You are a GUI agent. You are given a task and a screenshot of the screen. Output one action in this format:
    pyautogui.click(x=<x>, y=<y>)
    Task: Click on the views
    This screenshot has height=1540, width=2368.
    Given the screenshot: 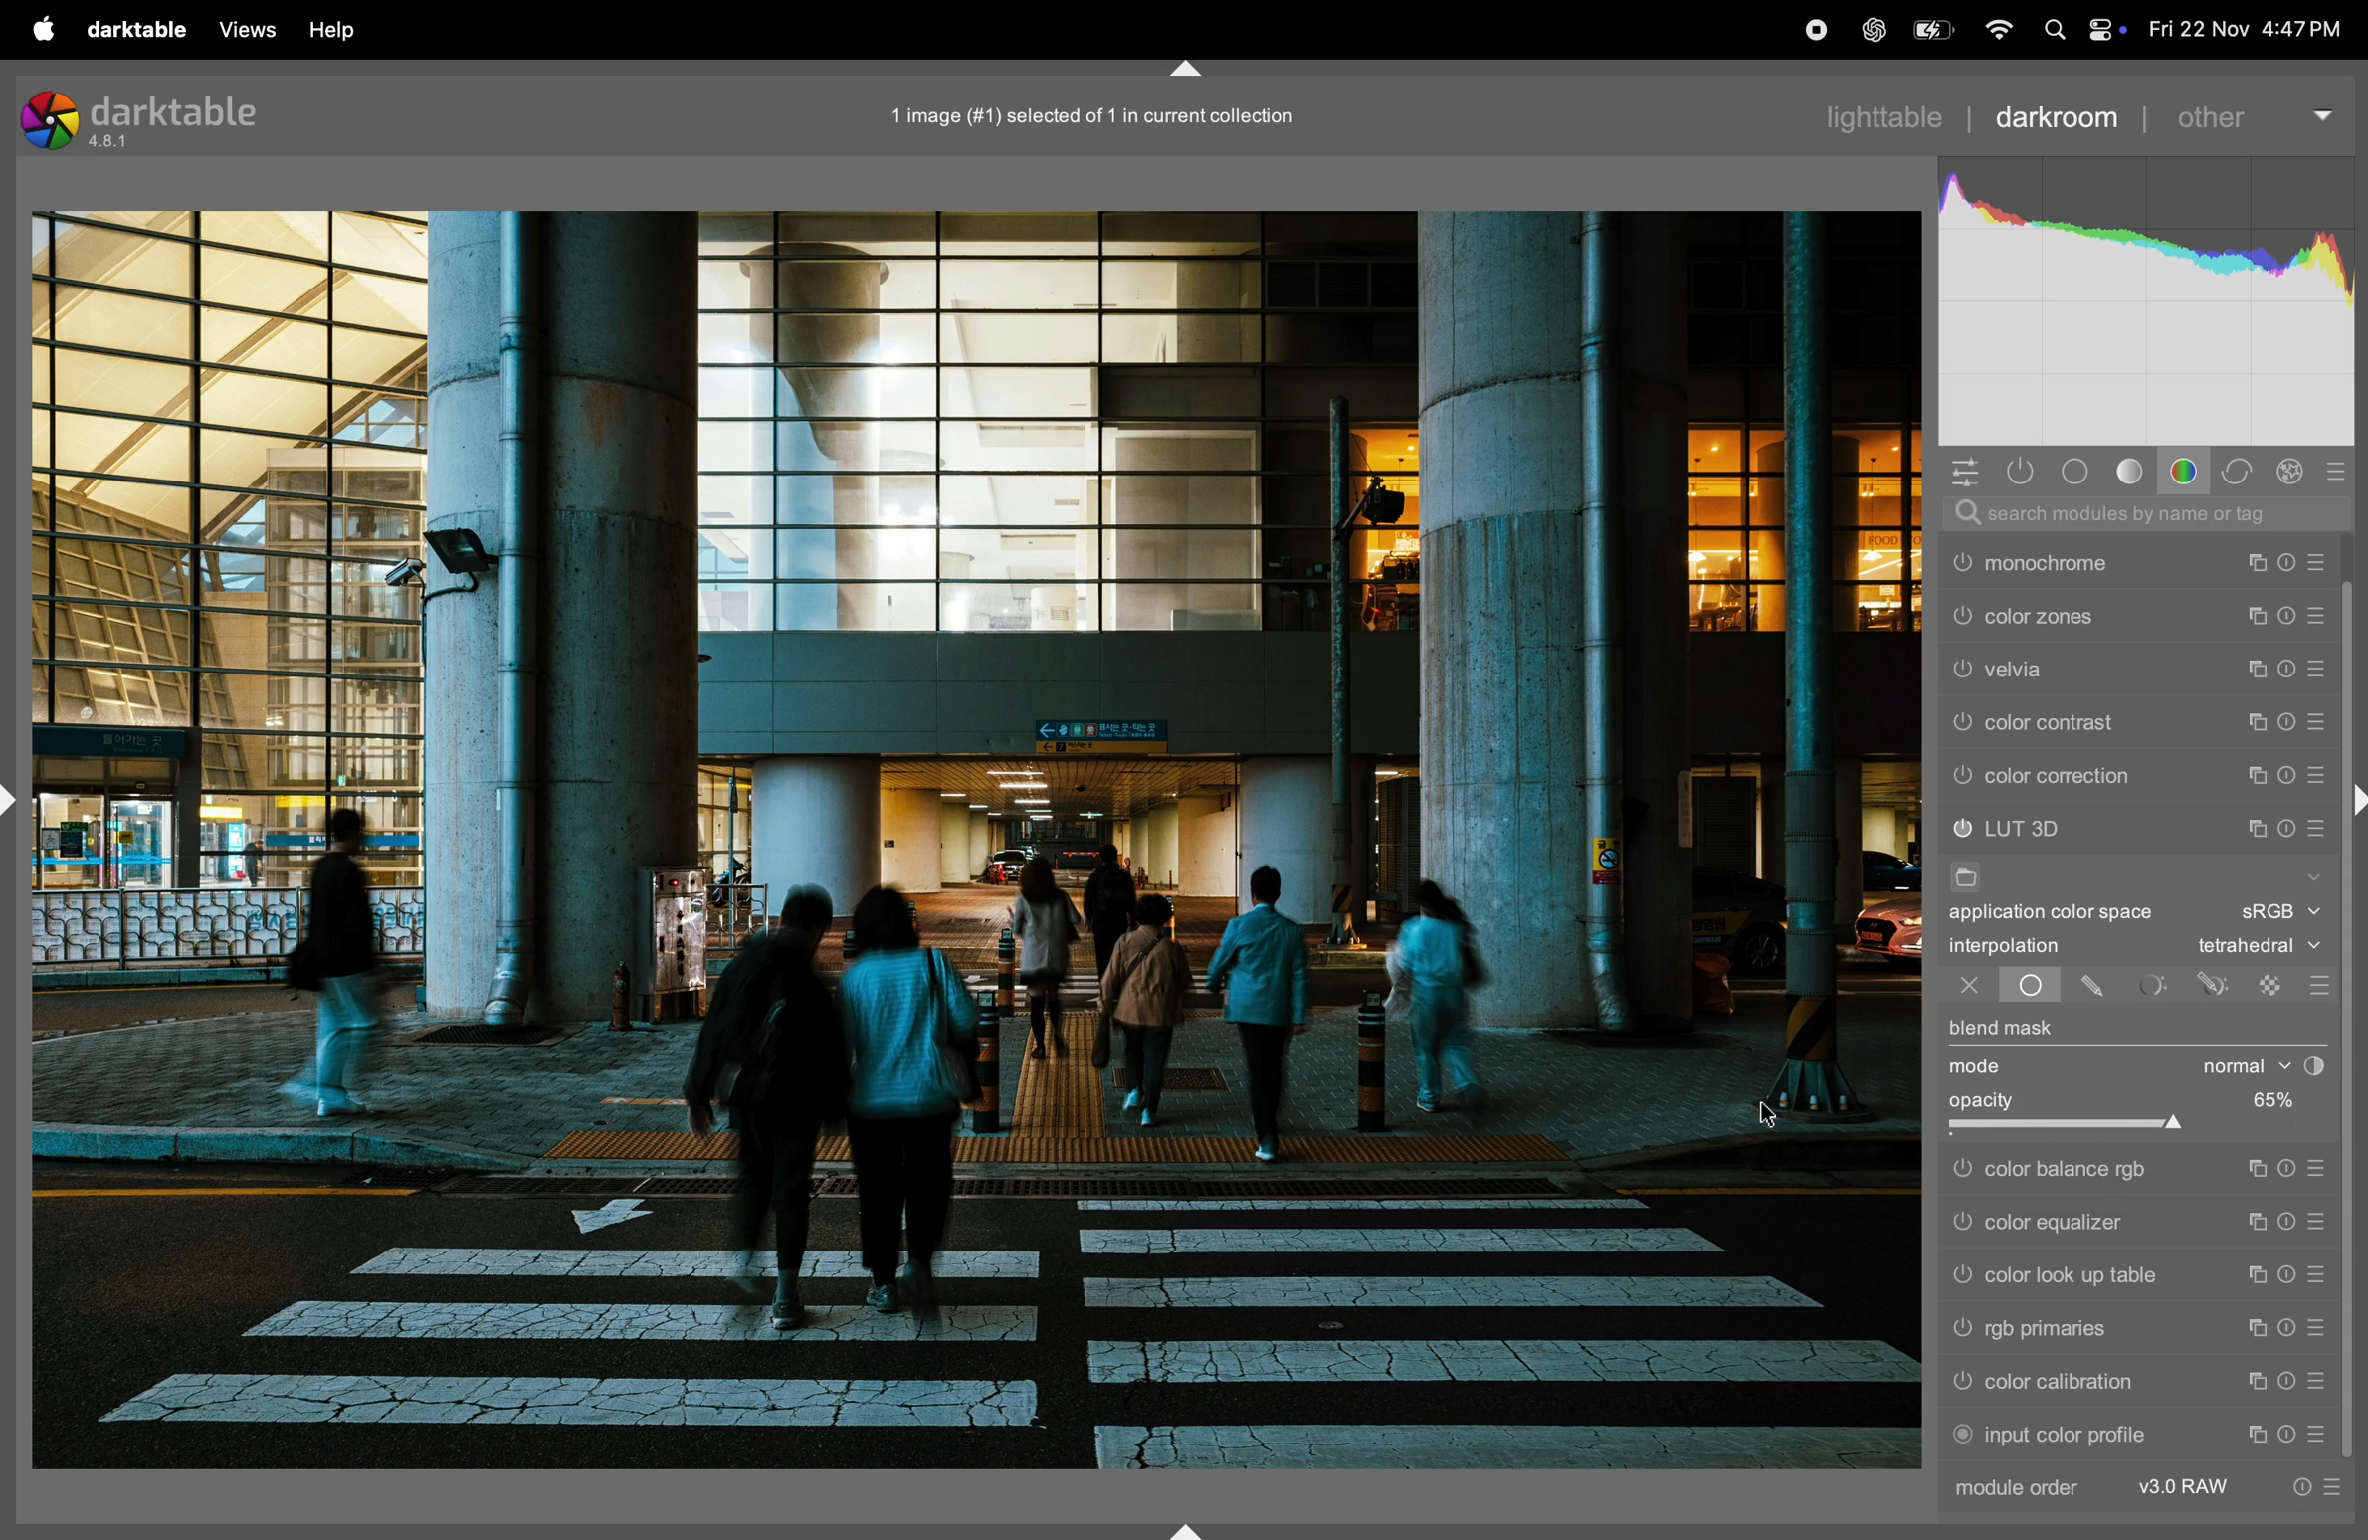 What is the action you would take?
    pyautogui.click(x=248, y=30)
    